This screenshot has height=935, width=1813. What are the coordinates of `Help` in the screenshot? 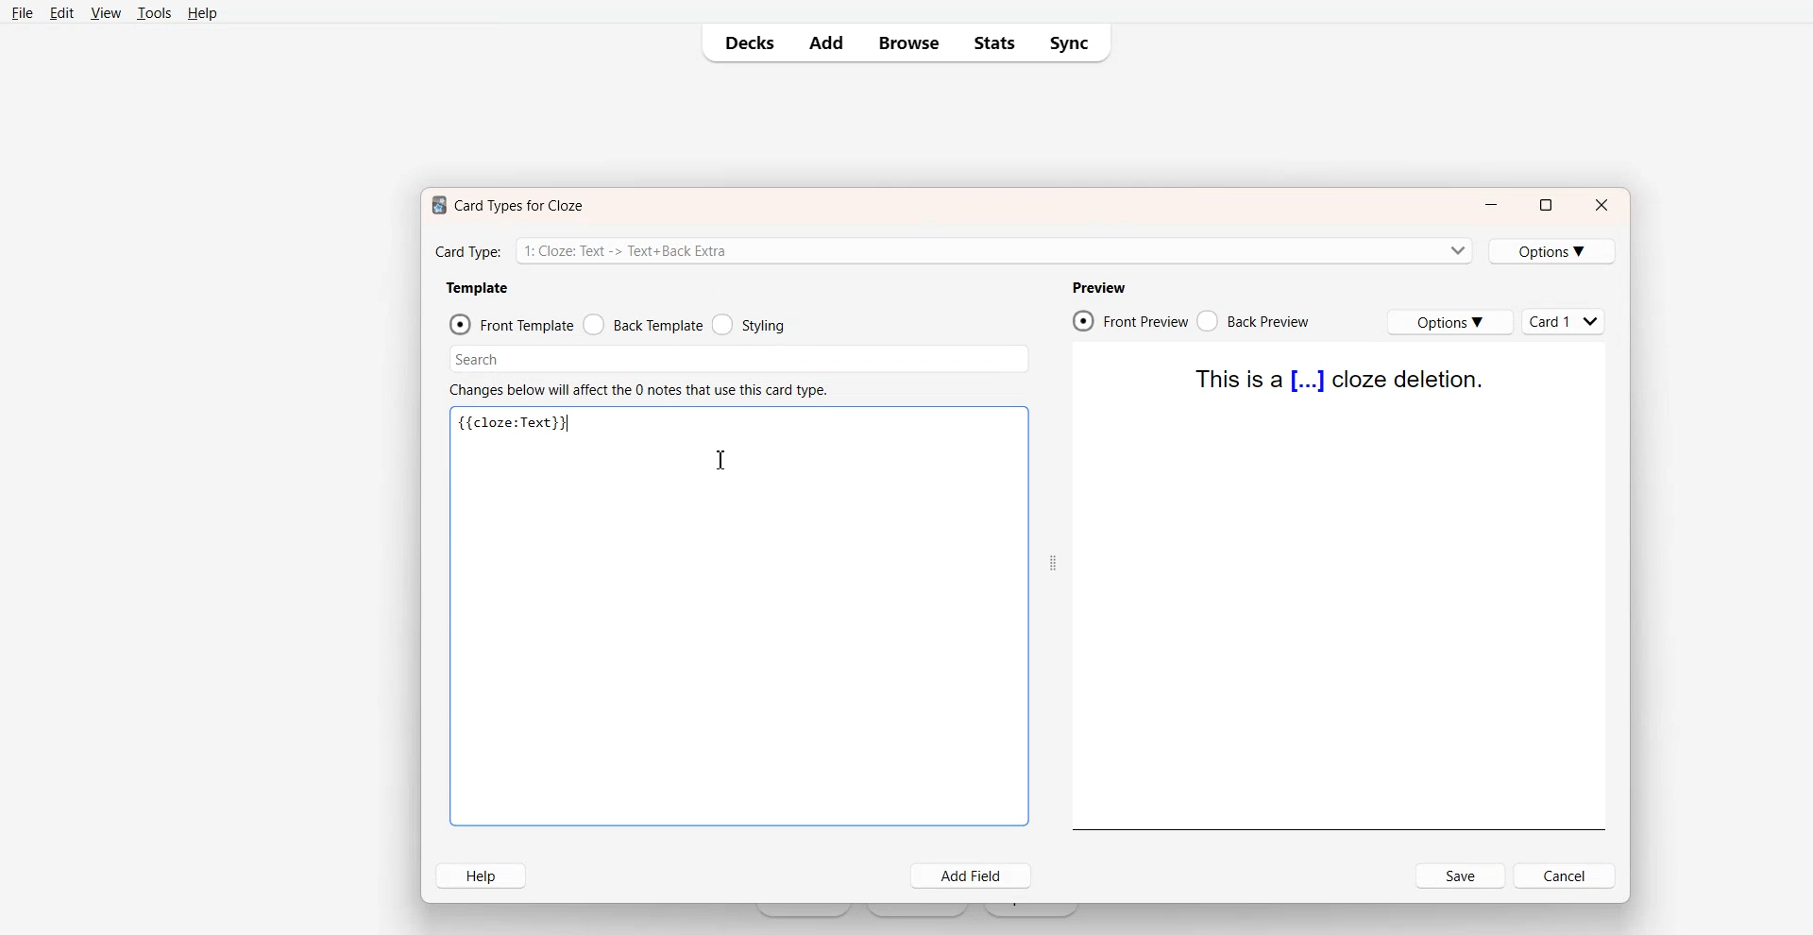 It's located at (201, 12).